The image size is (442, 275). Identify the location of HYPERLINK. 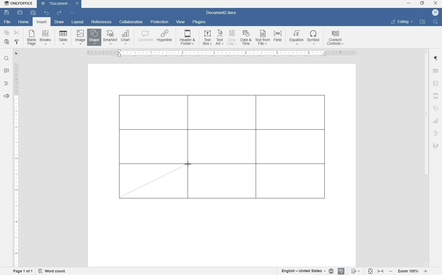
(165, 38).